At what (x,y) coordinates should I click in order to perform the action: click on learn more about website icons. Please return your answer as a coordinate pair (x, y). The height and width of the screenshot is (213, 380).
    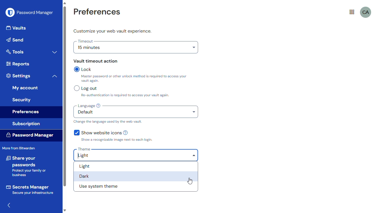
    Looking at the image, I should click on (127, 133).